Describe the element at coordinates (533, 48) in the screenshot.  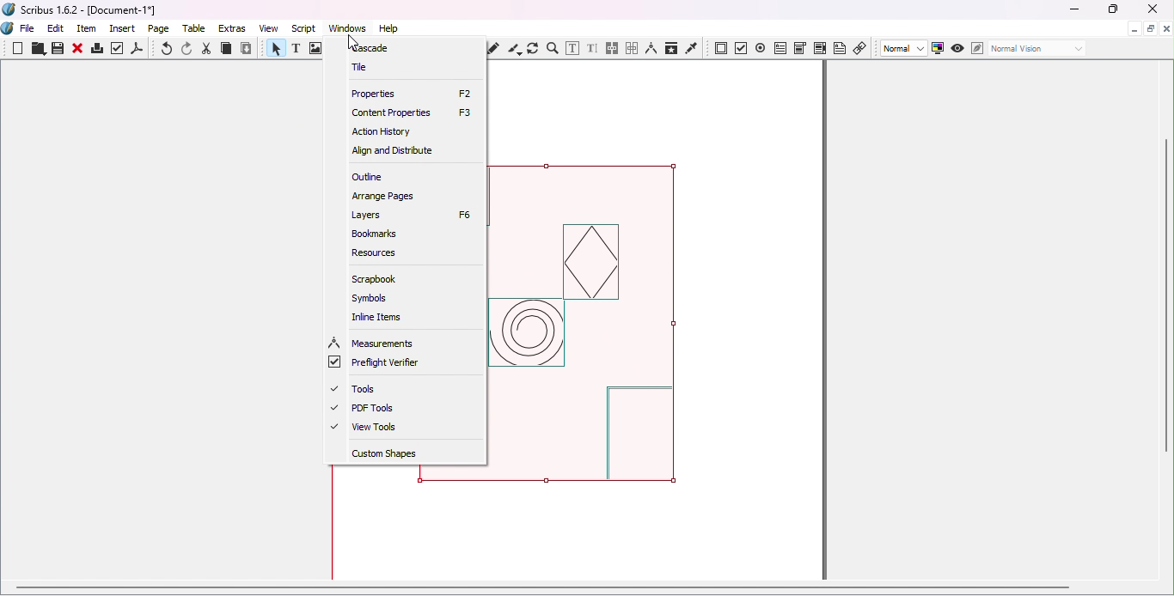
I see `Rotate item` at that location.